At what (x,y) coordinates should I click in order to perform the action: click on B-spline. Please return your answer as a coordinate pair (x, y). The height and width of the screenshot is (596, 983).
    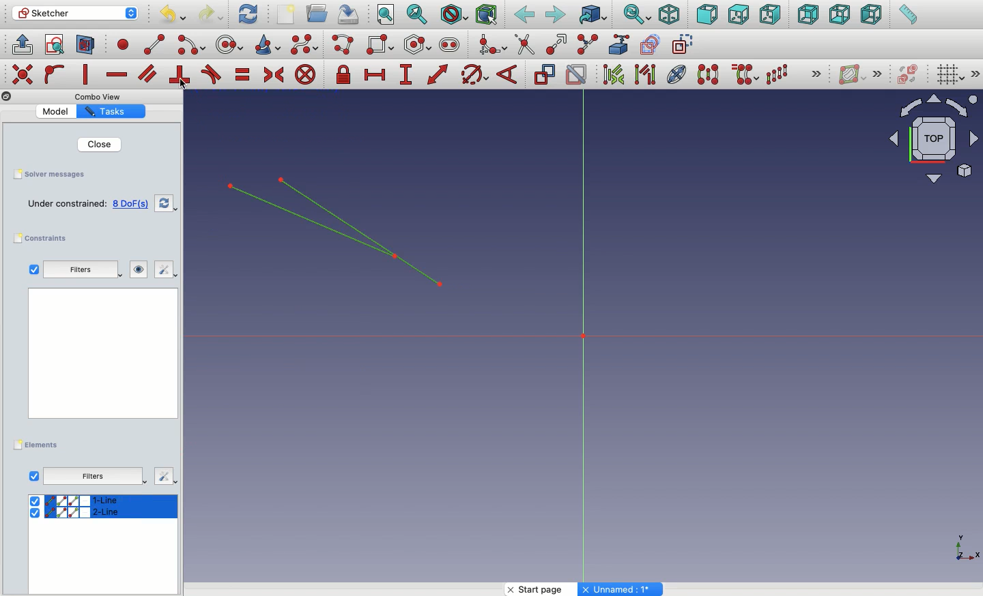
    Looking at the image, I should click on (304, 45).